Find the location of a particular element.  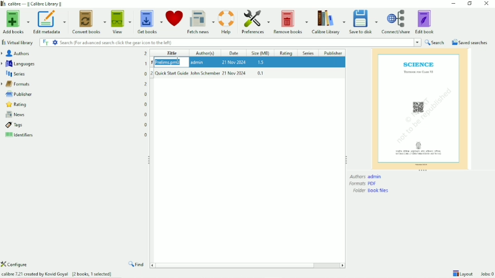

Save to disk is located at coordinates (364, 22).